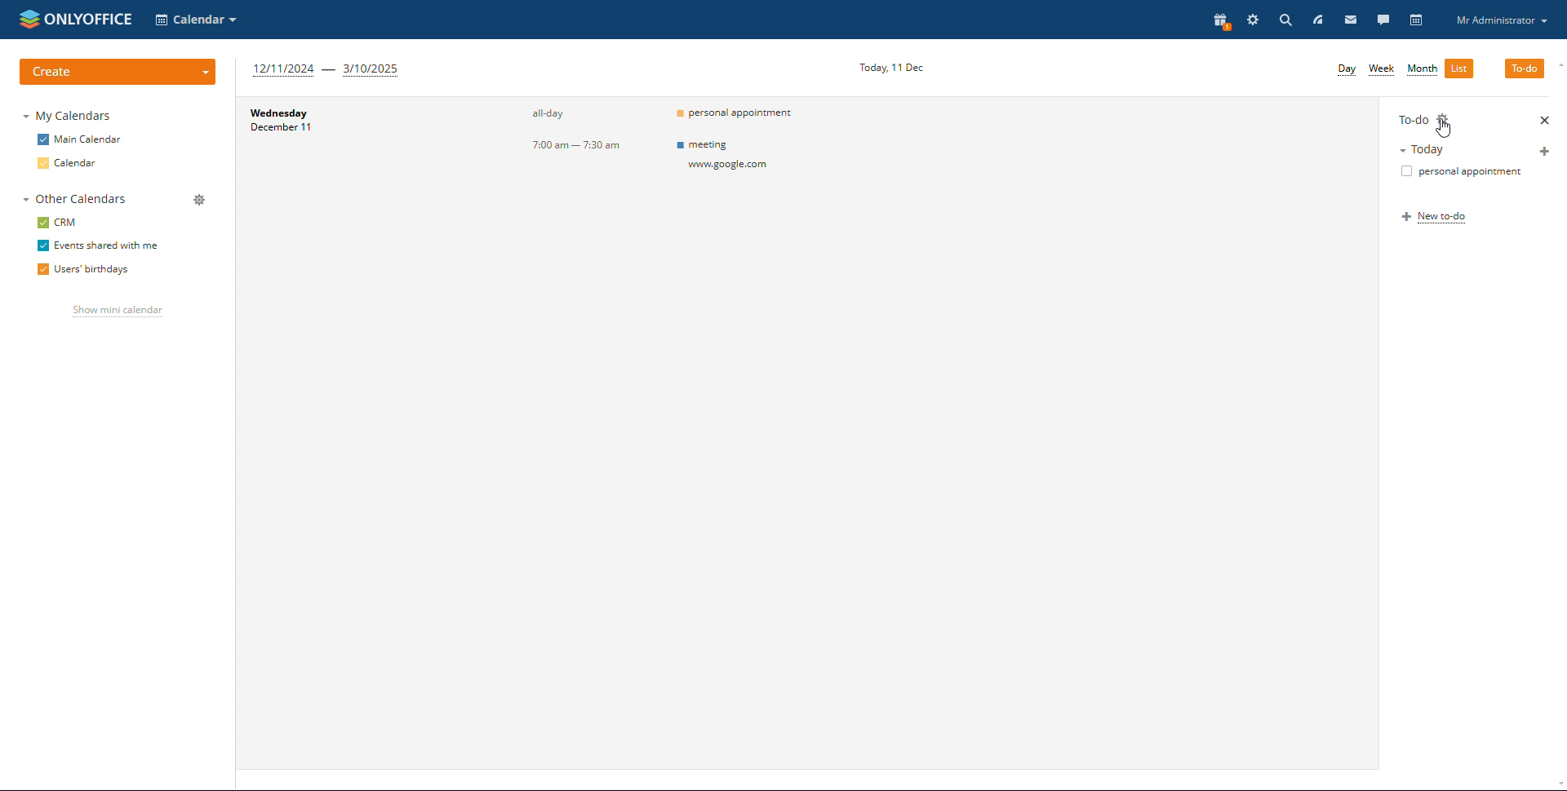 The width and height of the screenshot is (1567, 791). What do you see at coordinates (77, 139) in the screenshot?
I see `main calendar` at bounding box center [77, 139].